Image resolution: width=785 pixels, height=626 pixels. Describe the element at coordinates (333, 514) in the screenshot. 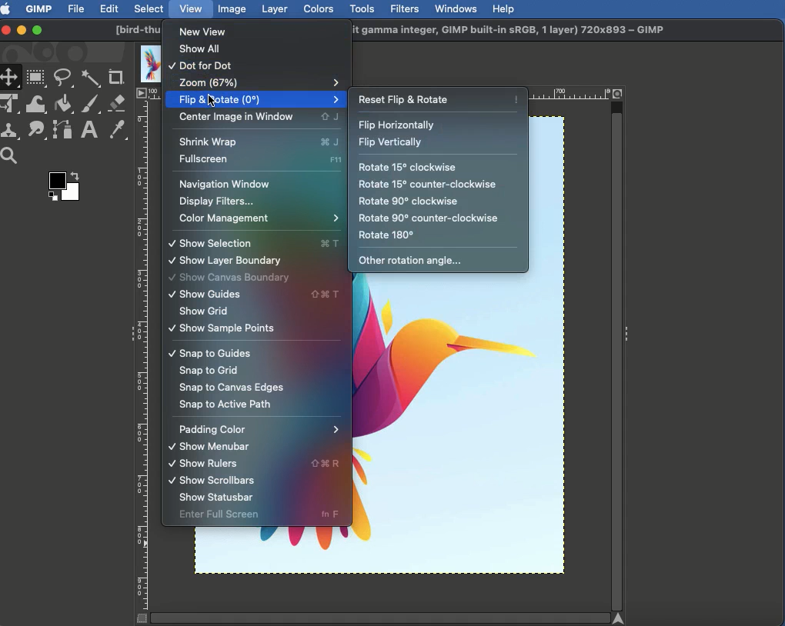

I see `fn F` at that location.